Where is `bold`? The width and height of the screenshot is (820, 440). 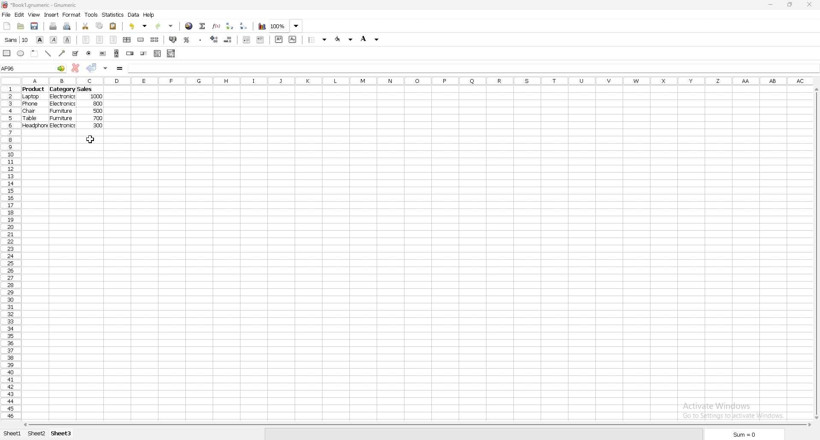 bold is located at coordinates (41, 40).